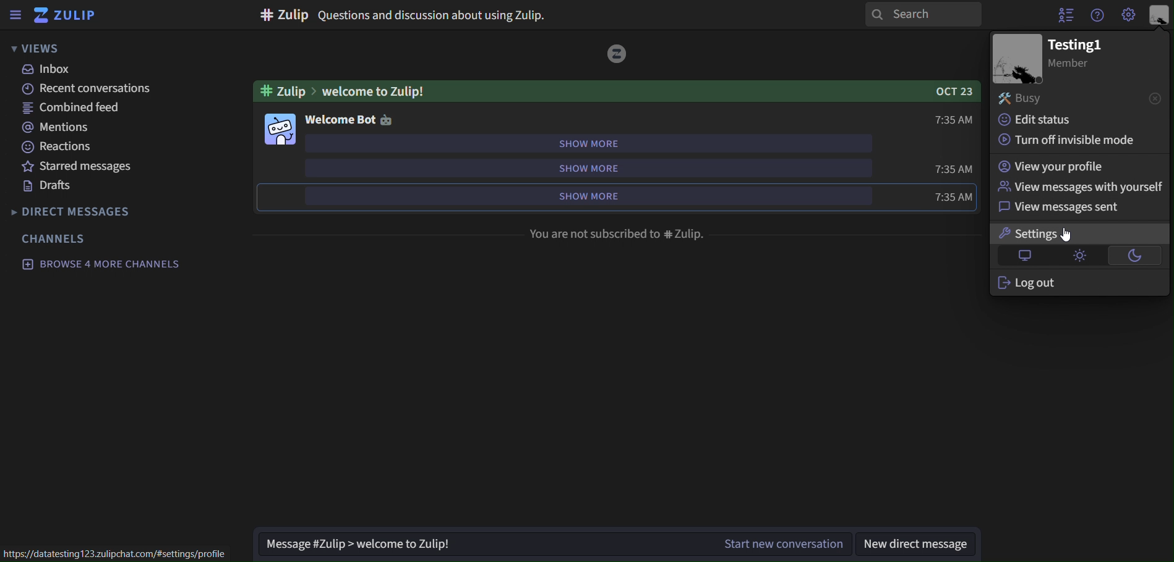 This screenshot has width=1174, height=562. I want to click on Message #Zulip > welcome to Zulip!, so click(472, 545).